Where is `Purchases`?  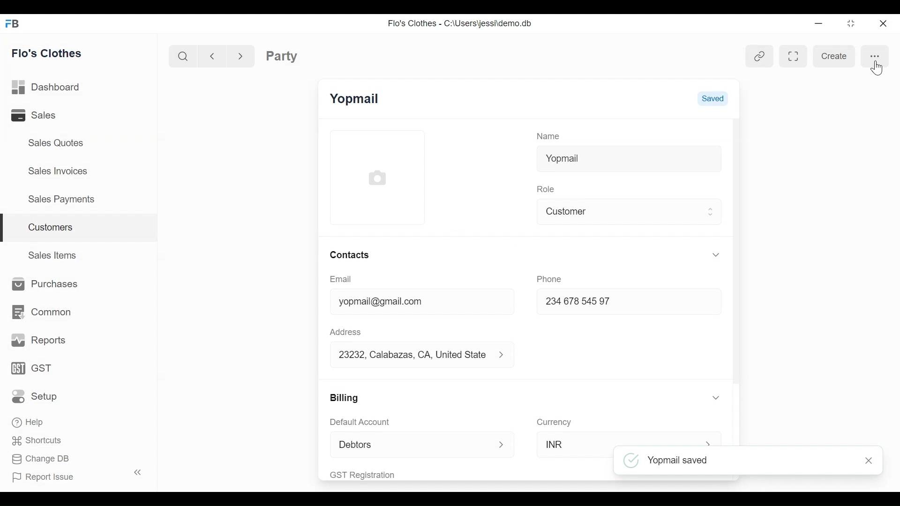 Purchases is located at coordinates (42, 284).